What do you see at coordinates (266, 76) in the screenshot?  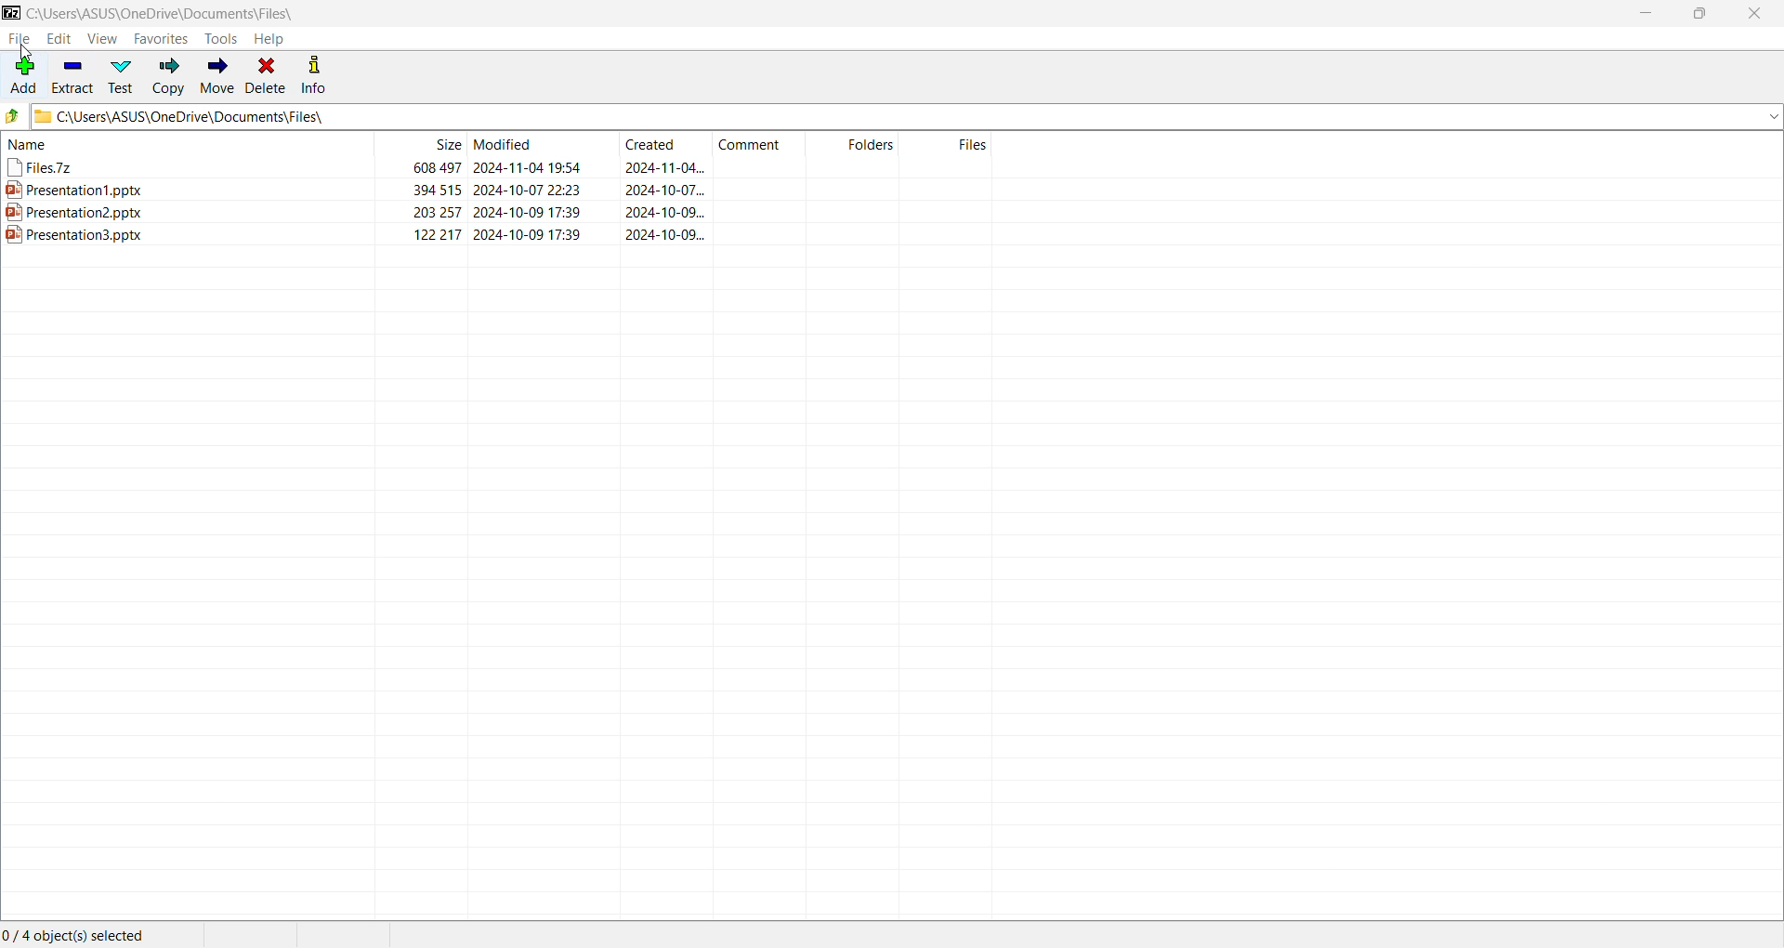 I see `Delete` at bounding box center [266, 76].